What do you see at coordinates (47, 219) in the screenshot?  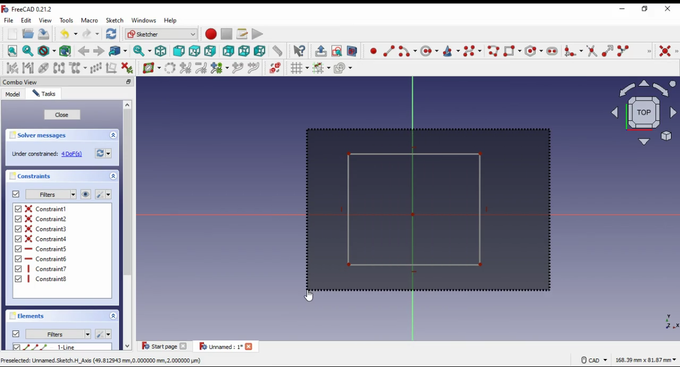 I see `on/off constraint 2` at bounding box center [47, 219].